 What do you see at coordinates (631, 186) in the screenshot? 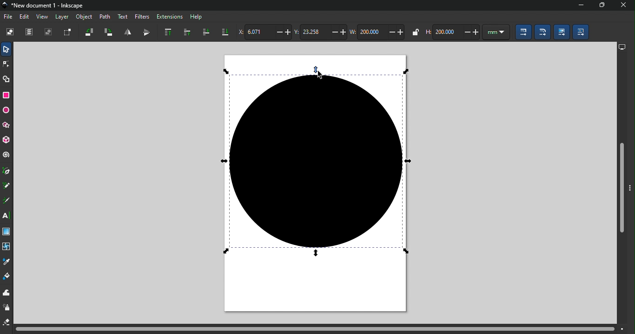
I see `Toggle command bar` at bounding box center [631, 186].